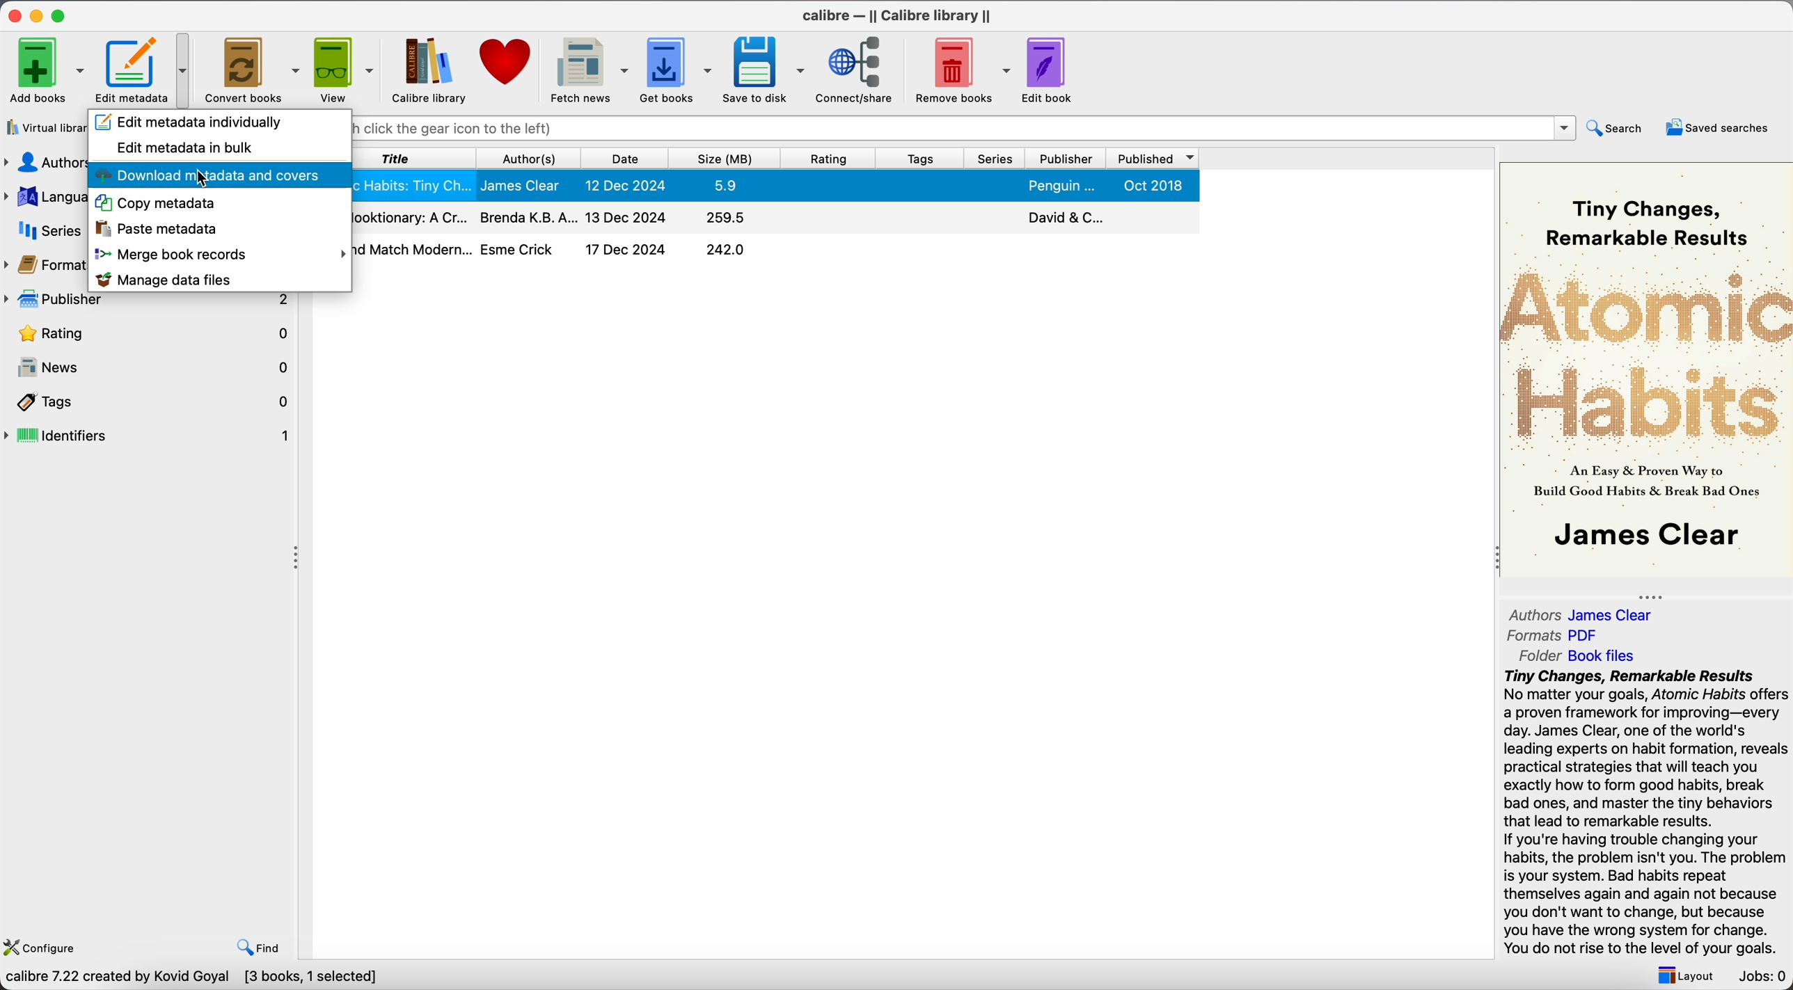 The width and height of the screenshot is (1793, 990). What do you see at coordinates (1646, 811) in the screenshot?
I see `synopsis` at bounding box center [1646, 811].